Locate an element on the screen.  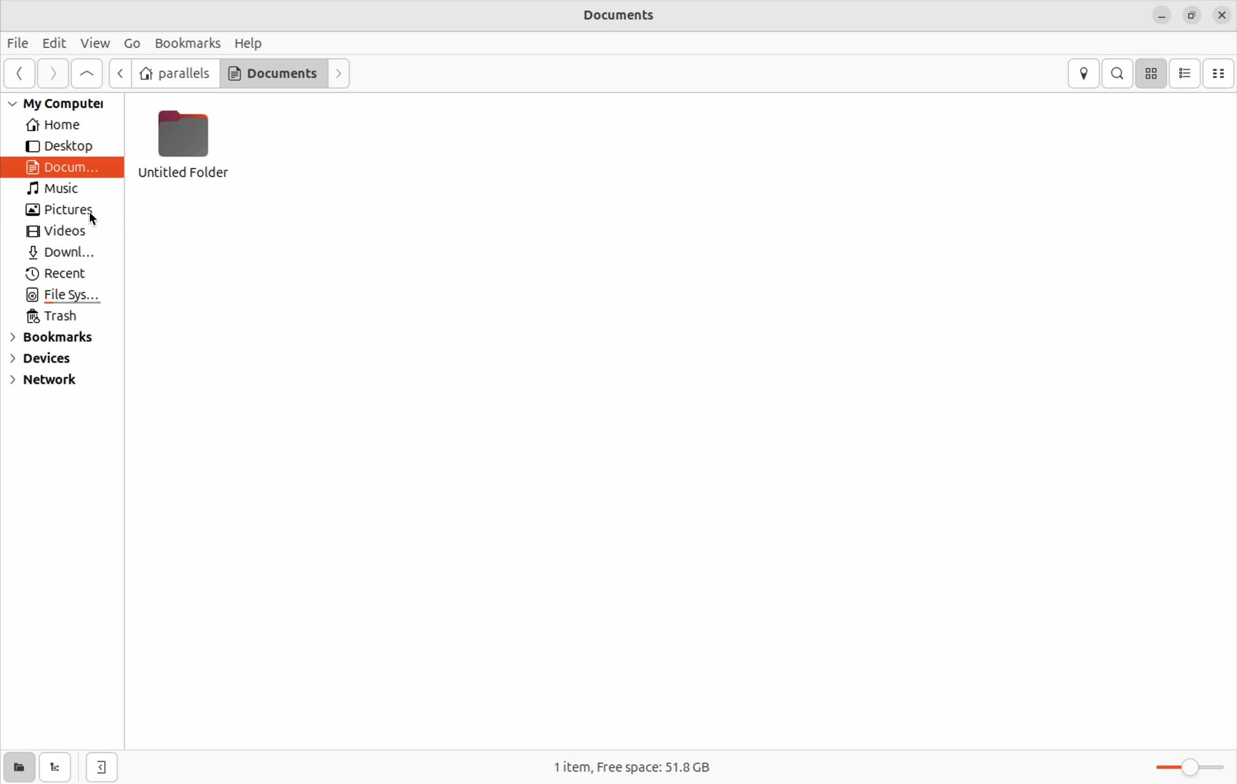
Bookmarks is located at coordinates (189, 42).